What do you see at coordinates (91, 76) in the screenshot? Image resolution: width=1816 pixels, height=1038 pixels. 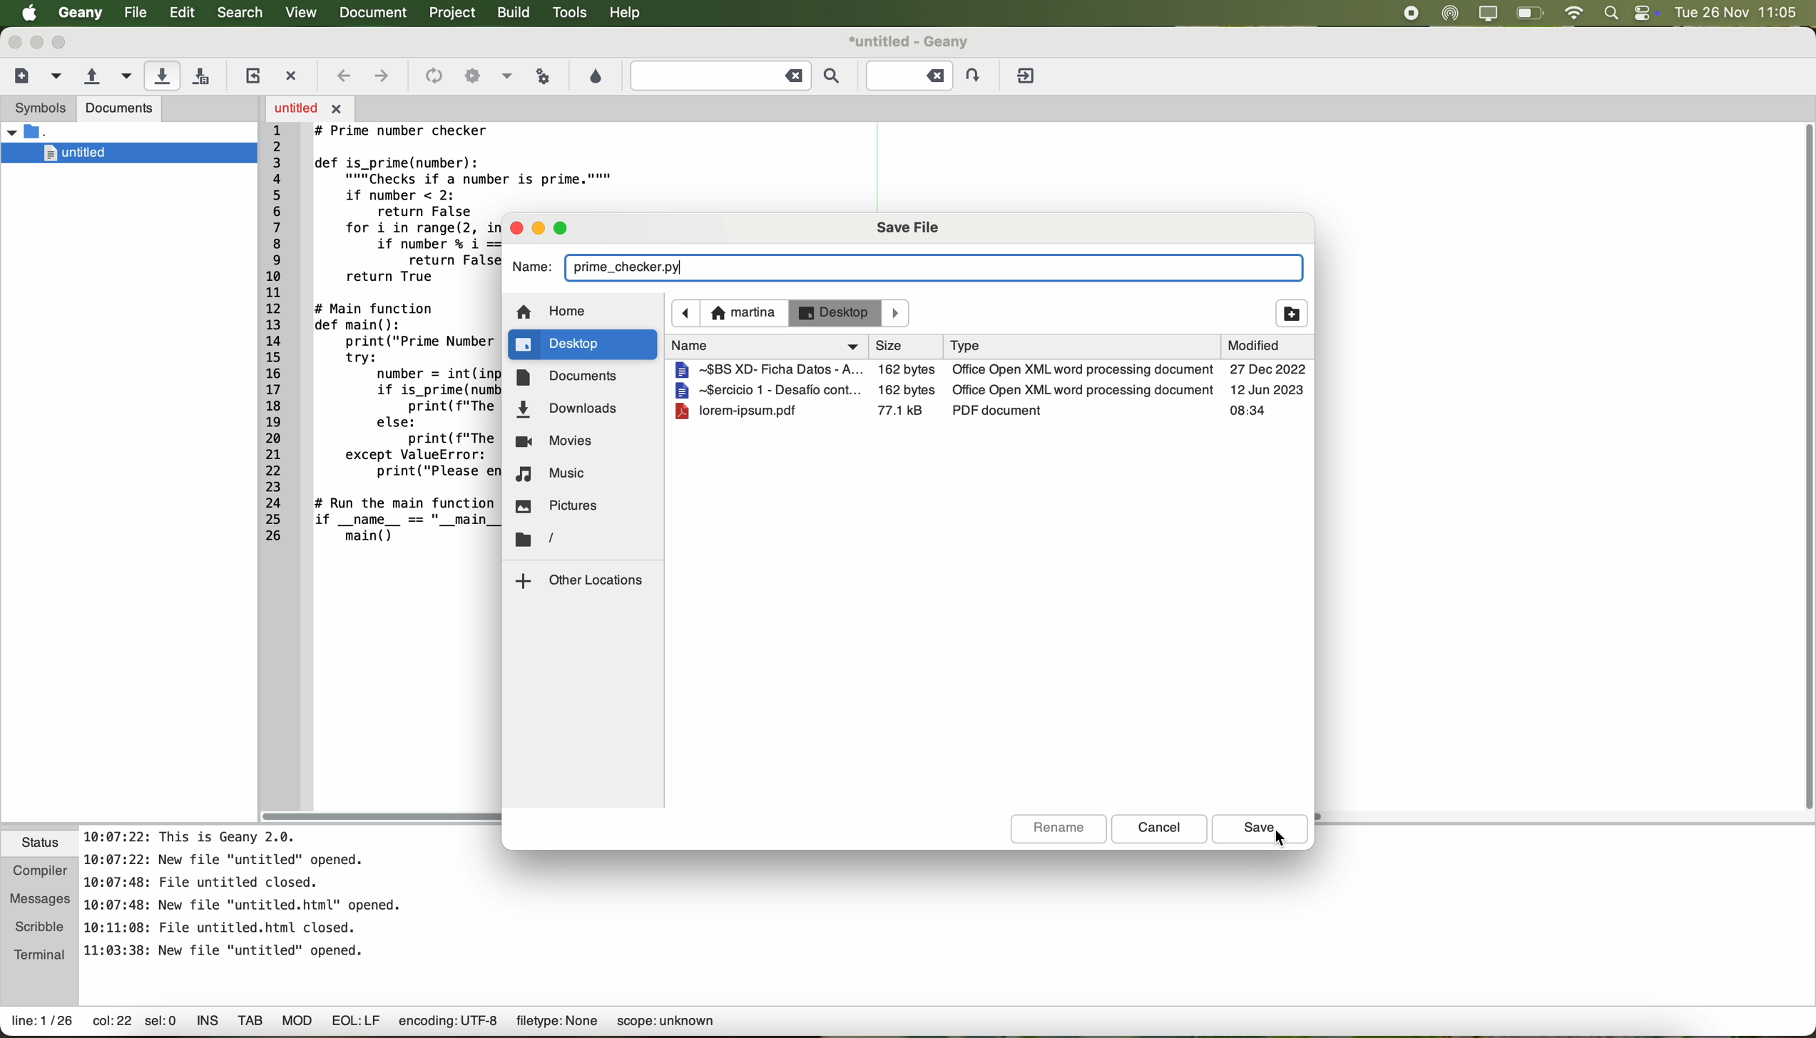 I see `open an existing file` at bounding box center [91, 76].